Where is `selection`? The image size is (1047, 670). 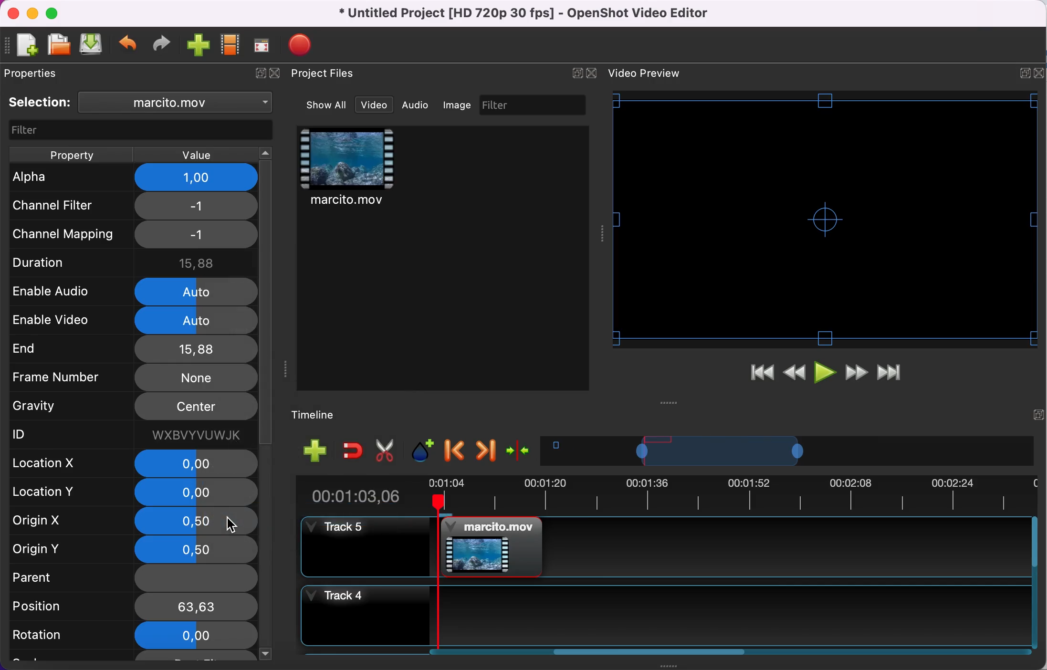 selection is located at coordinates (40, 102).